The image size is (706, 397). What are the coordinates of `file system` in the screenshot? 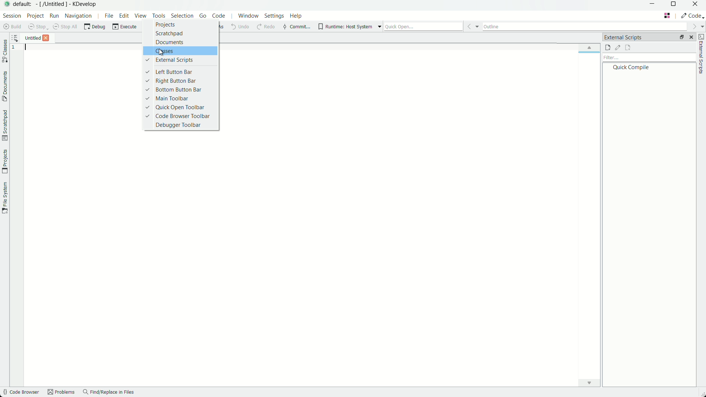 It's located at (6, 198).